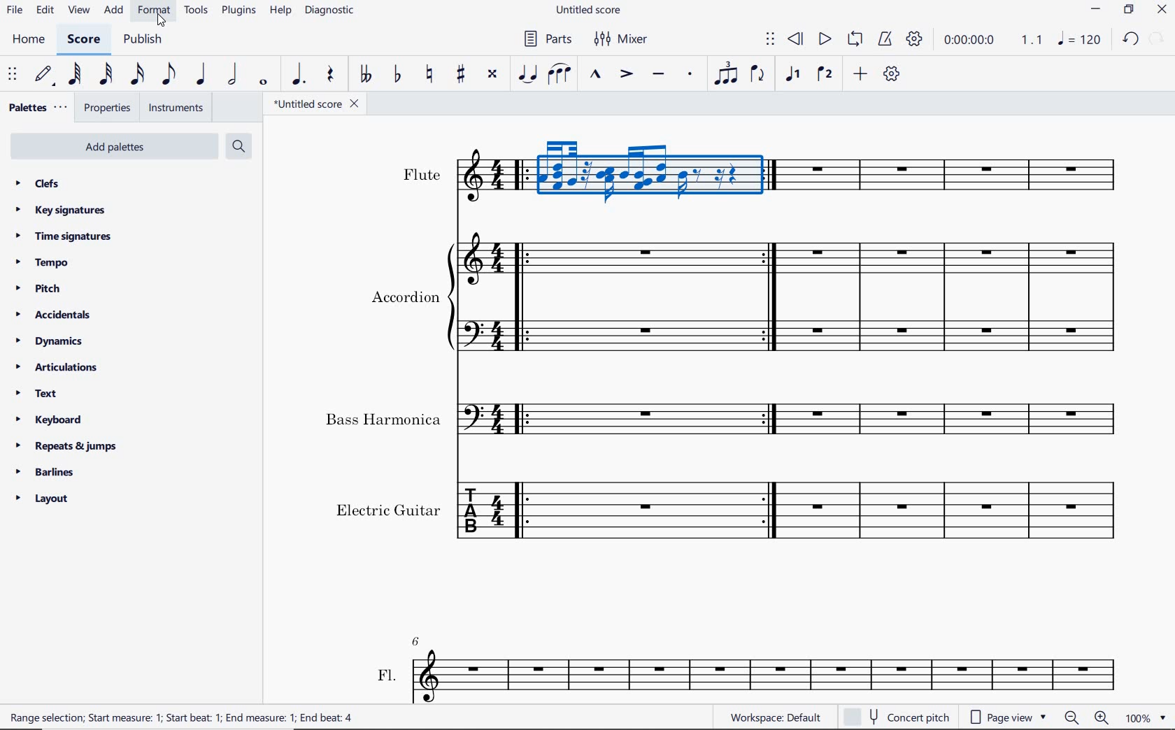 This screenshot has width=1175, height=730. I want to click on tools, so click(198, 11).